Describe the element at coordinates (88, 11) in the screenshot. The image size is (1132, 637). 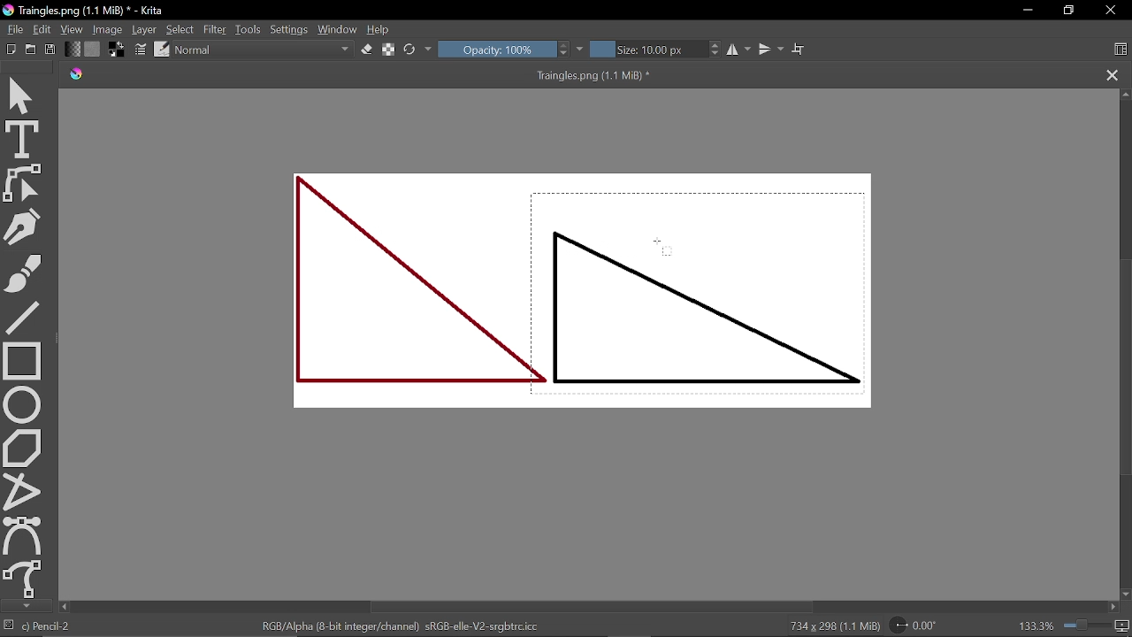
I see `Traingles.png (1.1 MiB) * - Krita` at that location.